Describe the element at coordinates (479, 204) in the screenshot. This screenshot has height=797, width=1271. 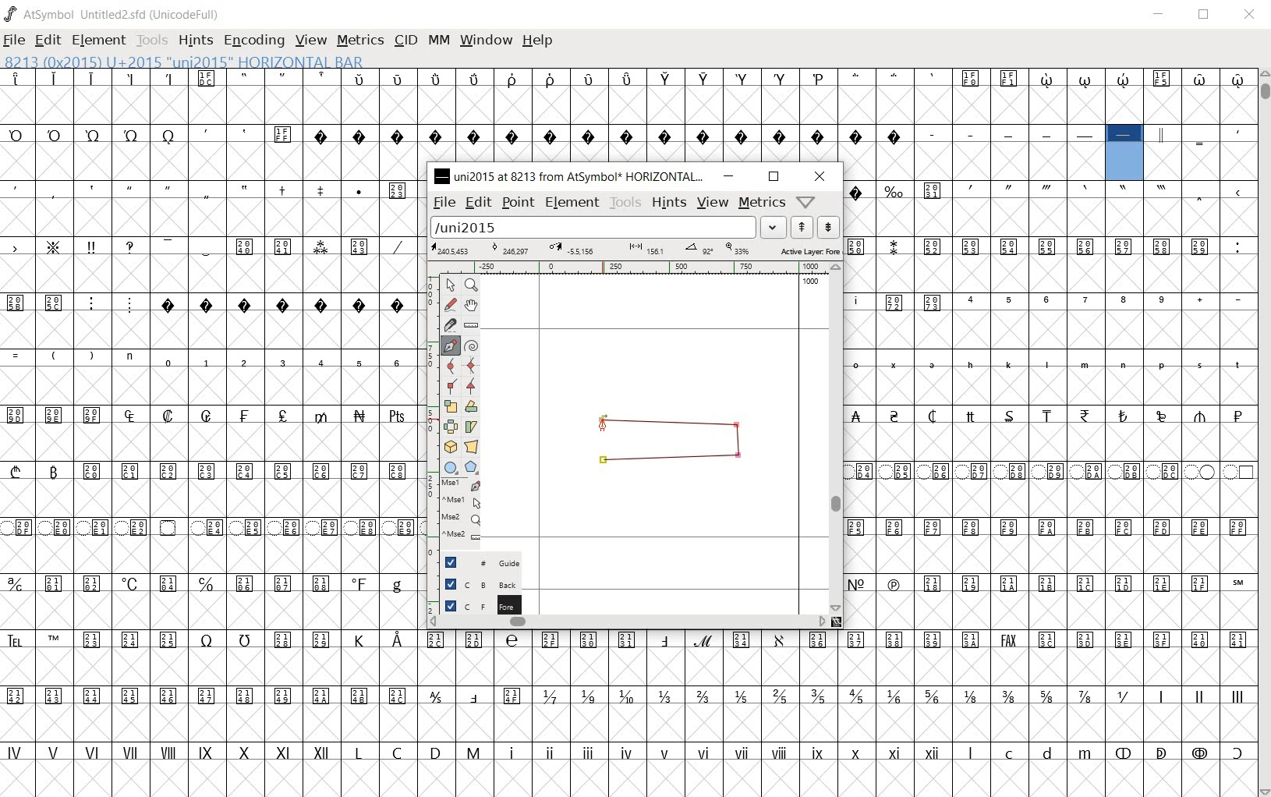
I see `edit` at that location.